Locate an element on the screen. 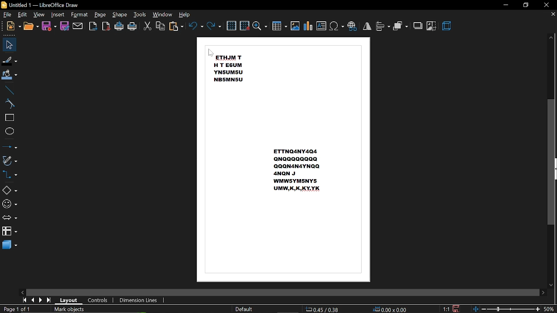 The height and width of the screenshot is (313, 557). undo is located at coordinates (195, 26).